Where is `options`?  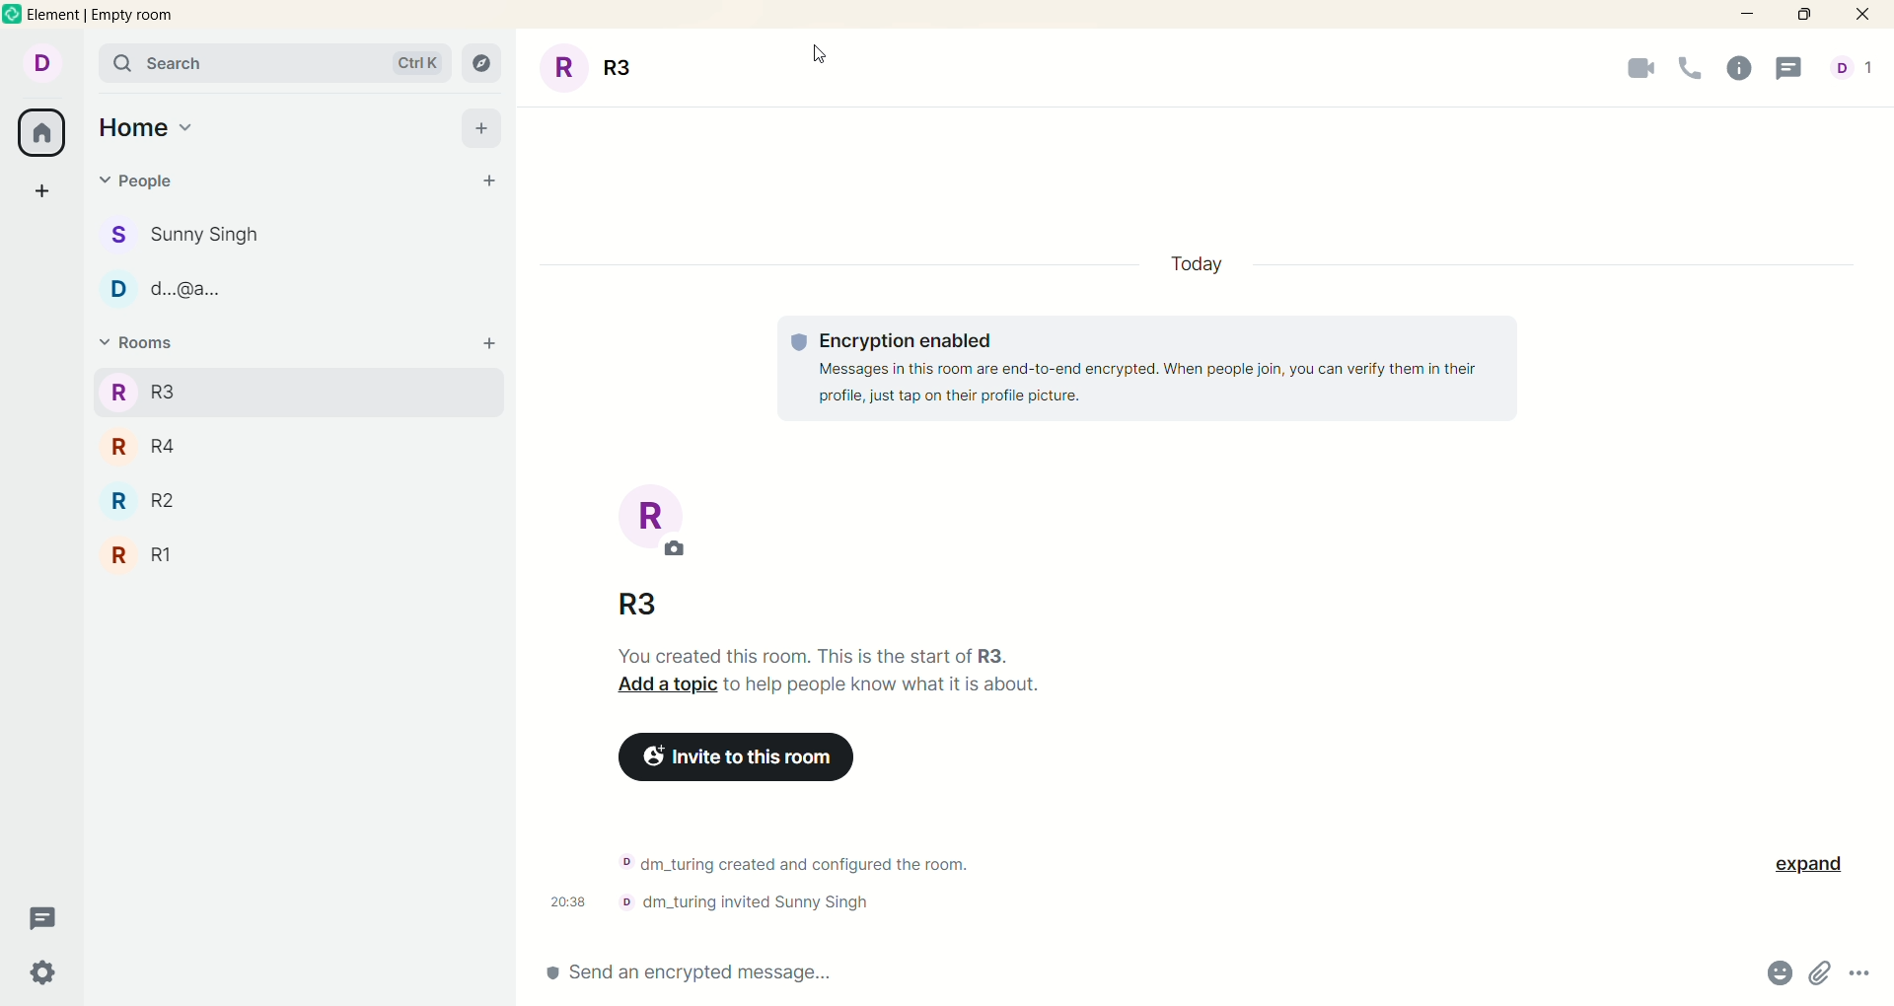 options is located at coordinates (1861, 979).